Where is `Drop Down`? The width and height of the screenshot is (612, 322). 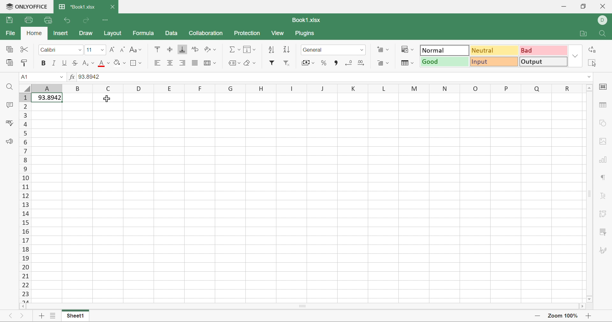 Drop Down is located at coordinates (575, 56).